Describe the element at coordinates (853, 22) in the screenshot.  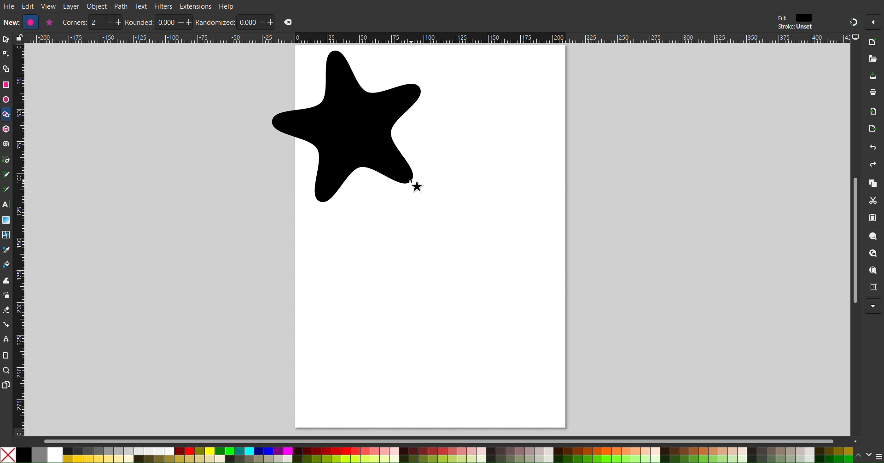
I see `Snapping` at that location.